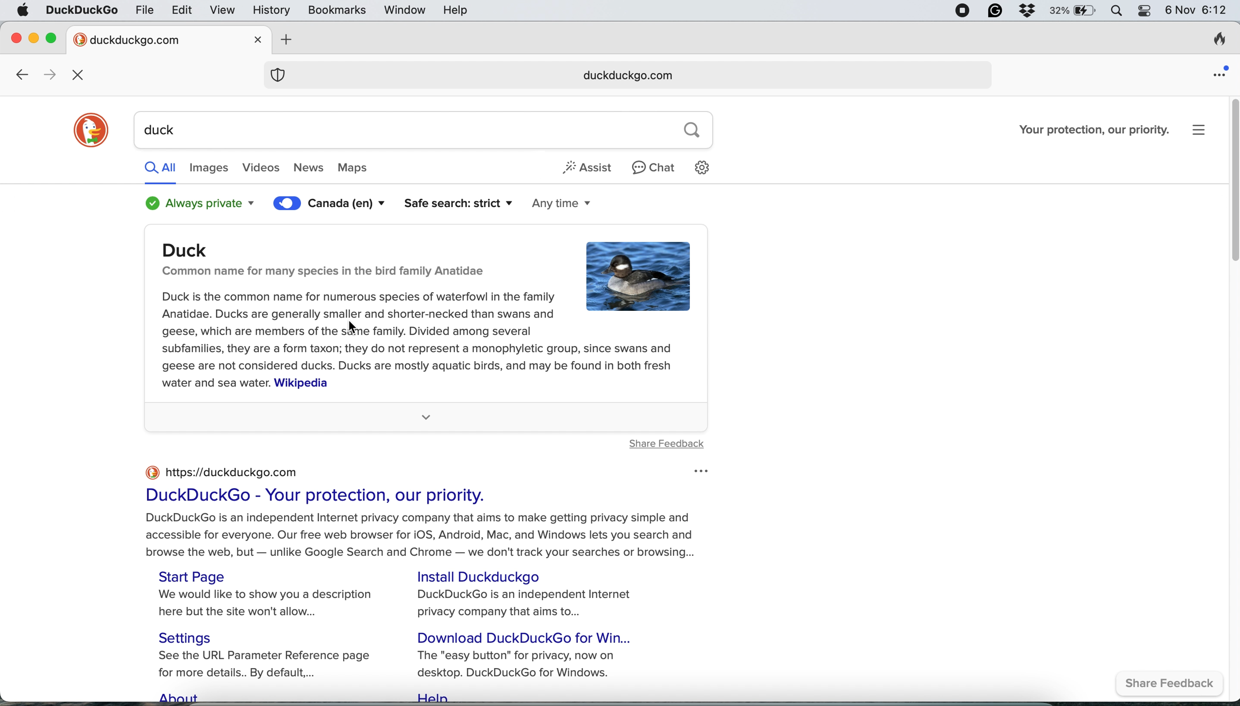 The width and height of the screenshot is (1240, 706). What do you see at coordinates (263, 168) in the screenshot?
I see `videos` at bounding box center [263, 168].